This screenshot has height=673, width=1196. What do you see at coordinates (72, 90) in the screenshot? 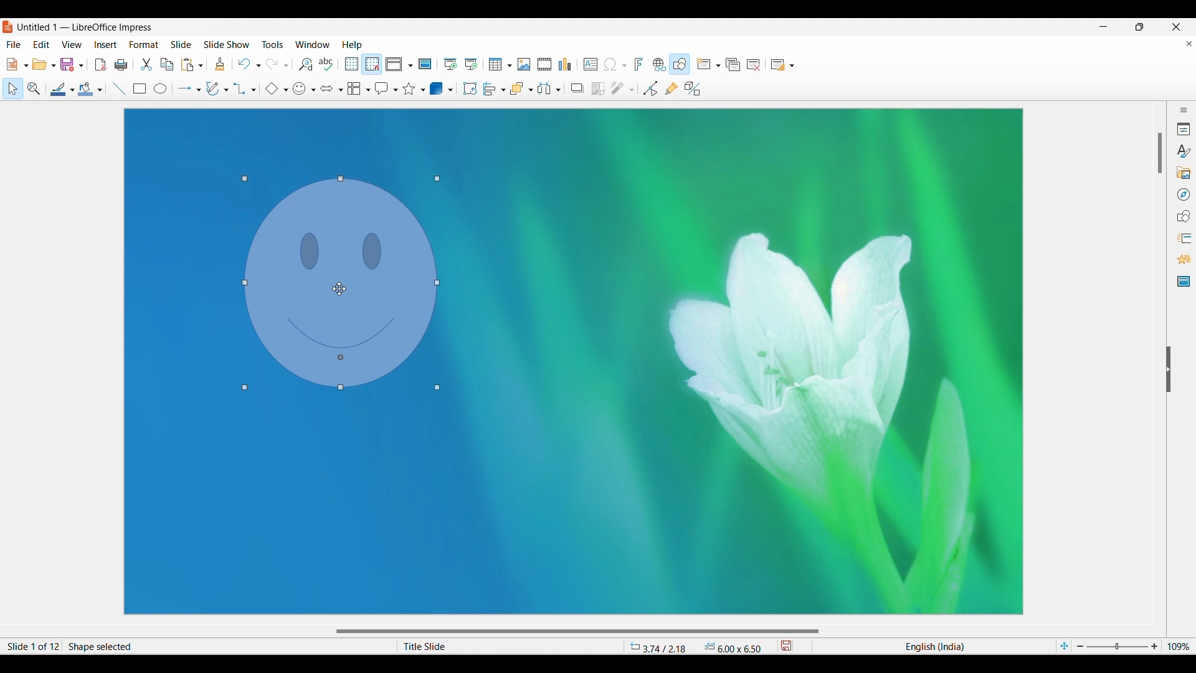
I see `Line options` at bounding box center [72, 90].